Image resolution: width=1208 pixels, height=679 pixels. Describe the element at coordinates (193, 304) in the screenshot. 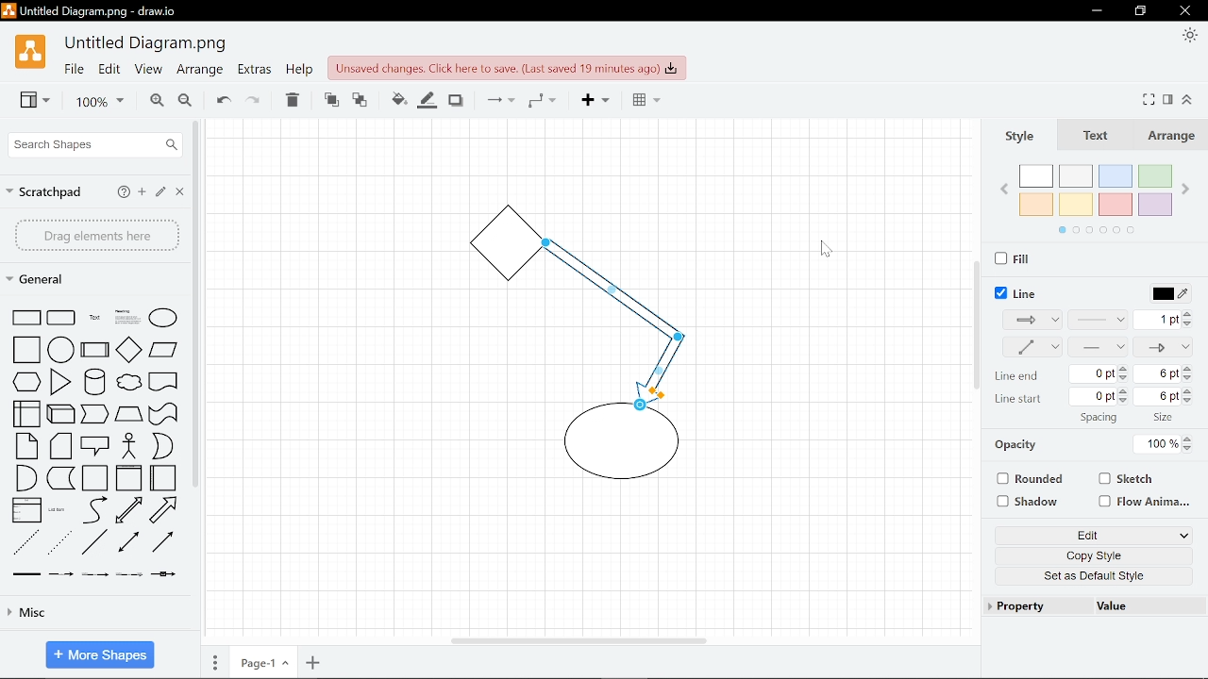

I see `scroll bar` at that location.